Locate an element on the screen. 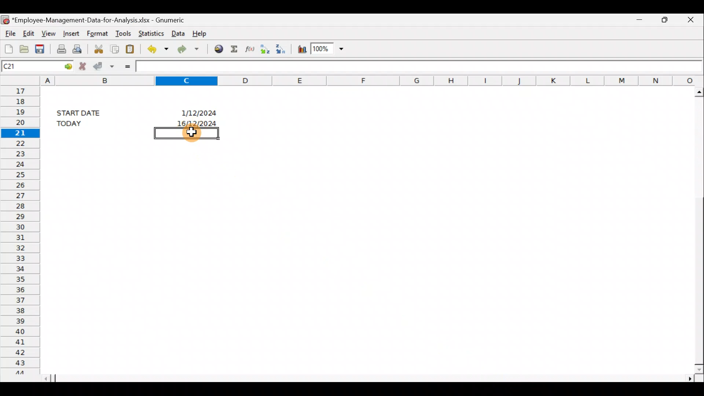  Scroll bar is located at coordinates (371, 378).